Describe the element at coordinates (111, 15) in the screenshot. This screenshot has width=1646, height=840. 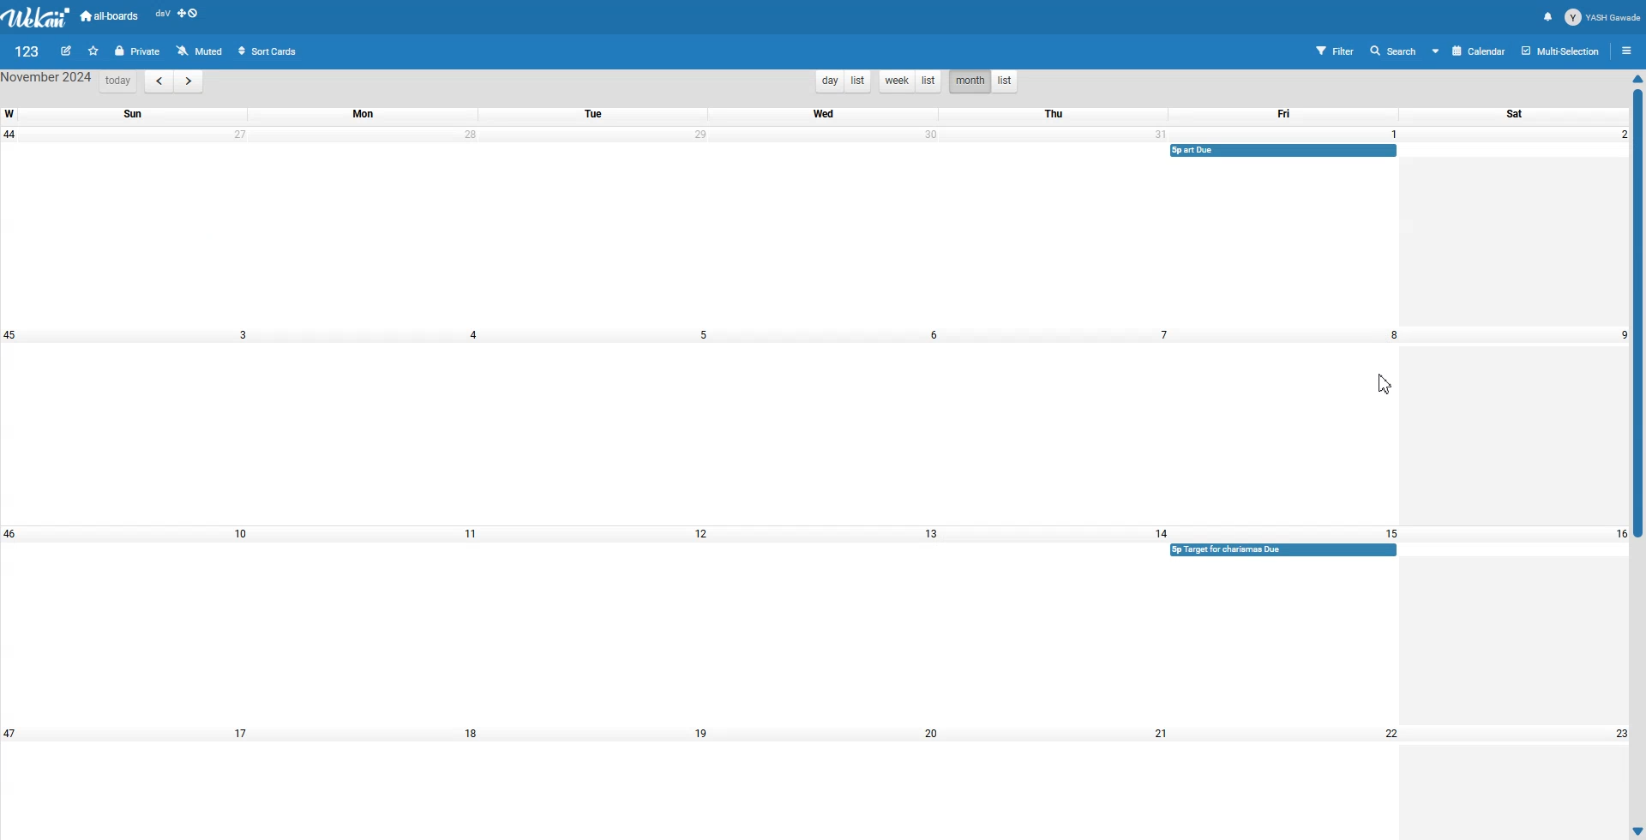
I see `All-boards` at that location.